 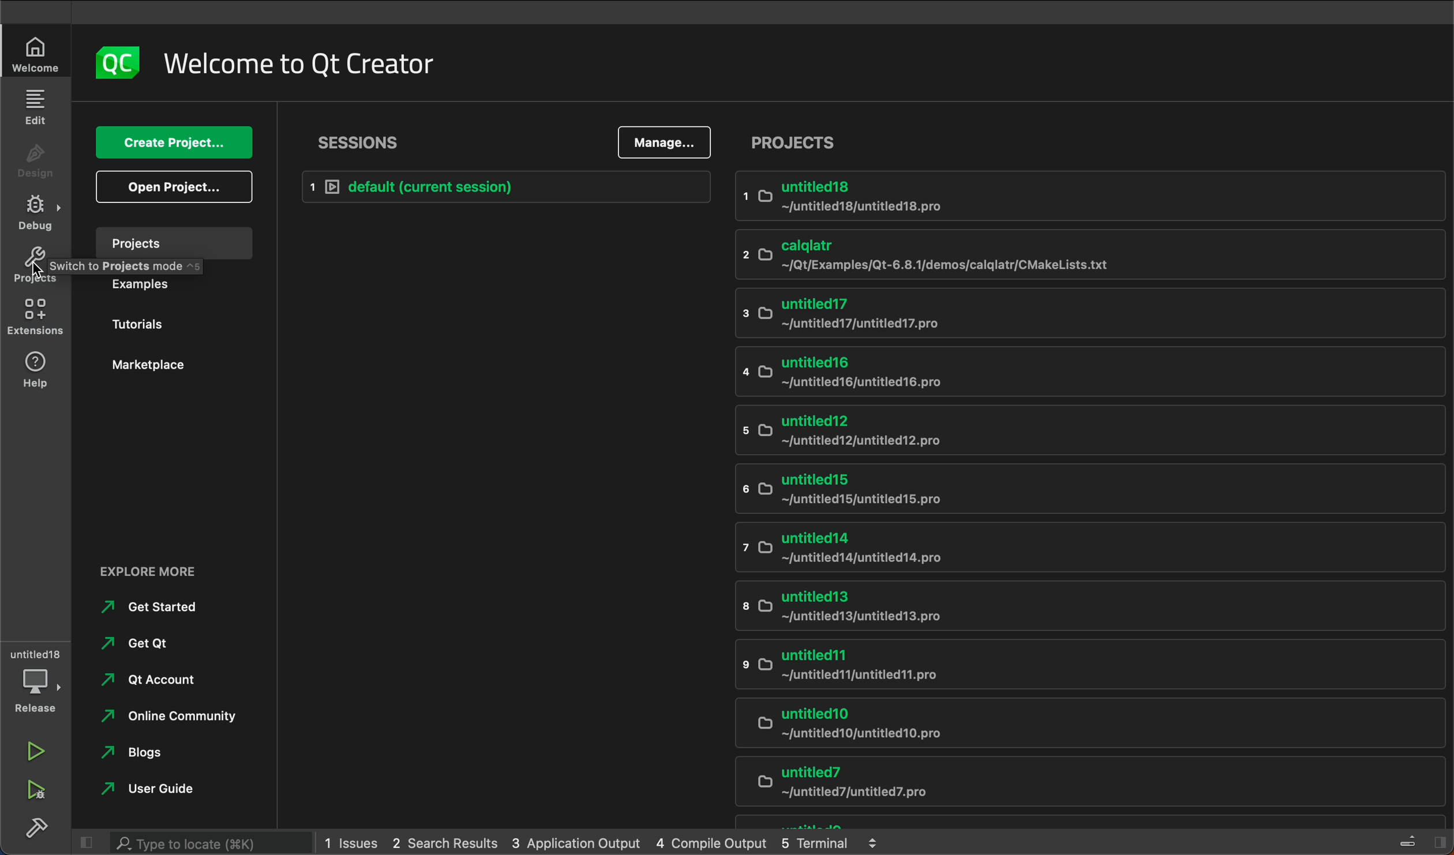 What do you see at coordinates (600, 839) in the screenshot?
I see `logs` at bounding box center [600, 839].